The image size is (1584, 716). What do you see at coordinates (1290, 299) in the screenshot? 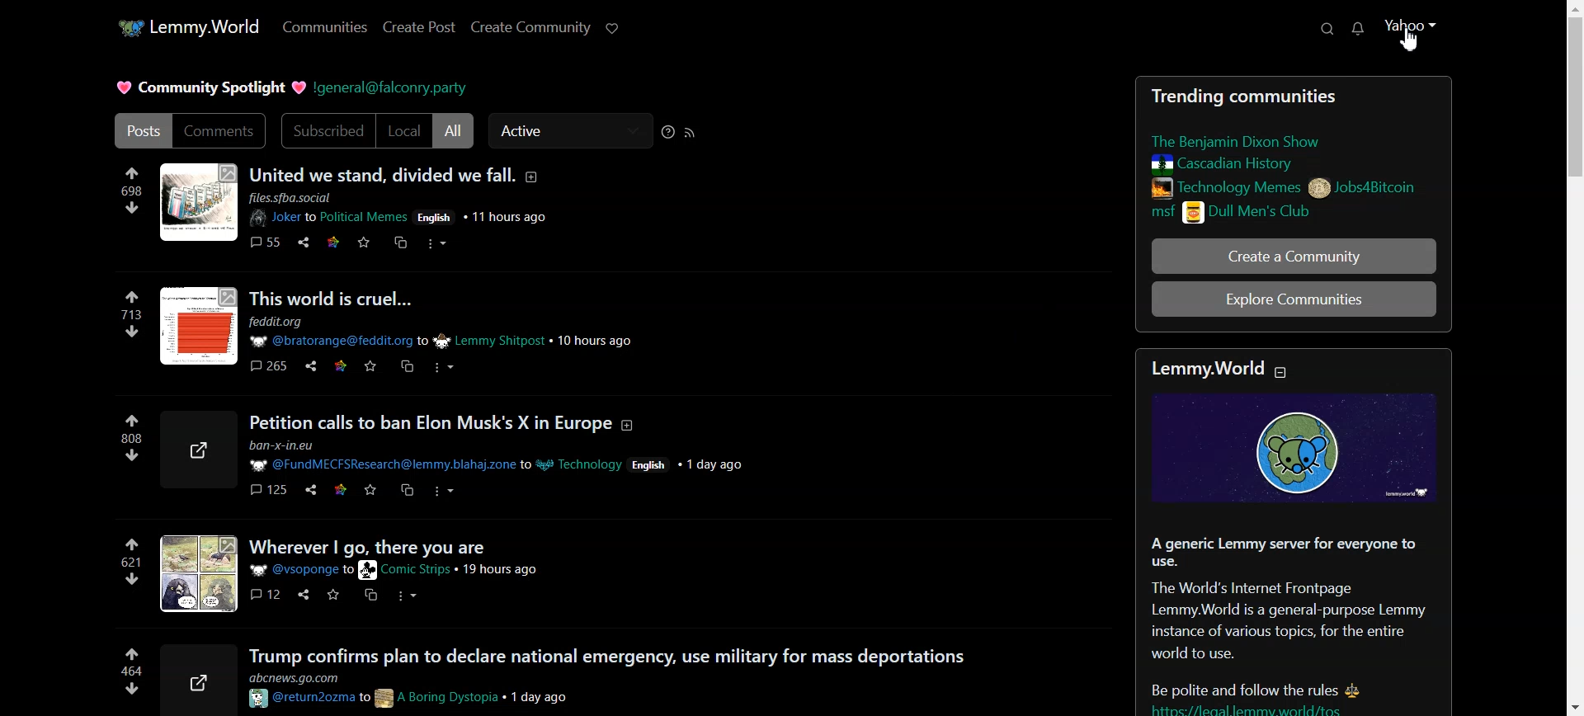
I see `Explore Community` at bounding box center [1290, 299].